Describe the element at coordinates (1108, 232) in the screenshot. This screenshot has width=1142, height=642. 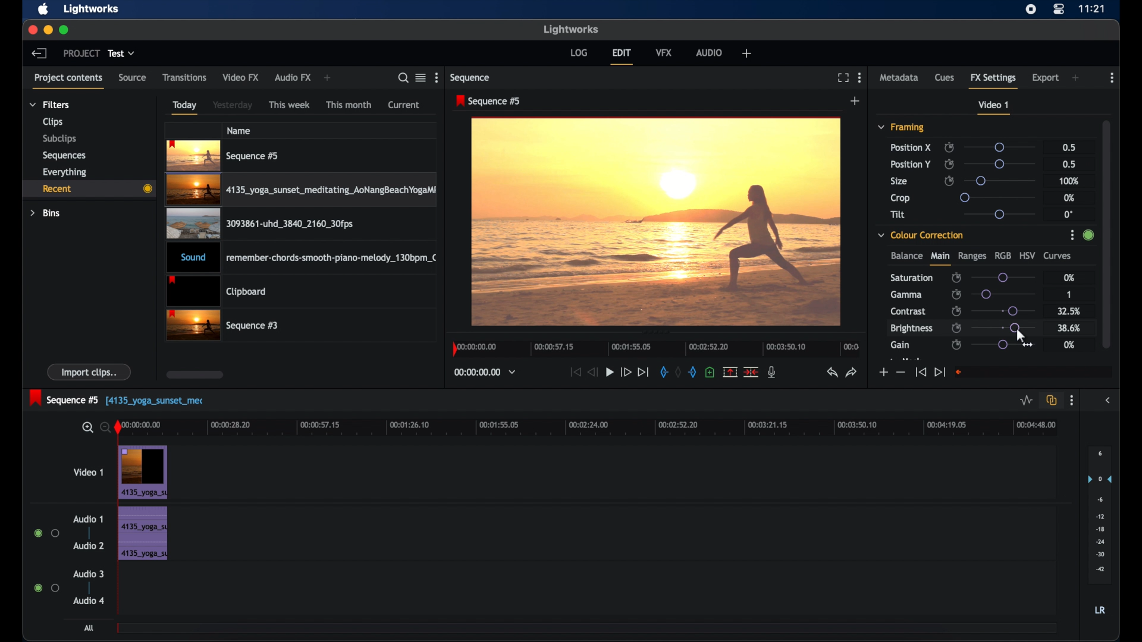
I see `scrollbar` at that location.